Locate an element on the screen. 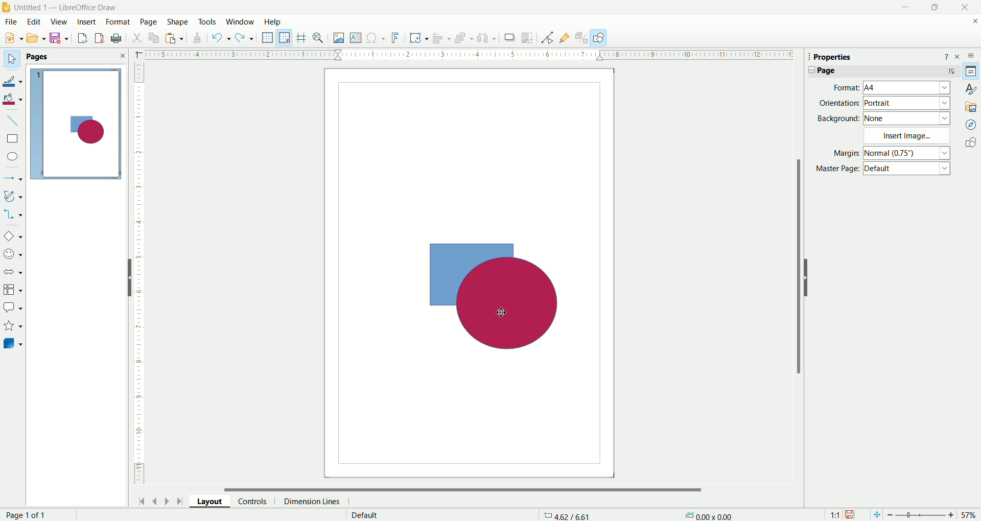  edit is located at coordinates (35, 21).